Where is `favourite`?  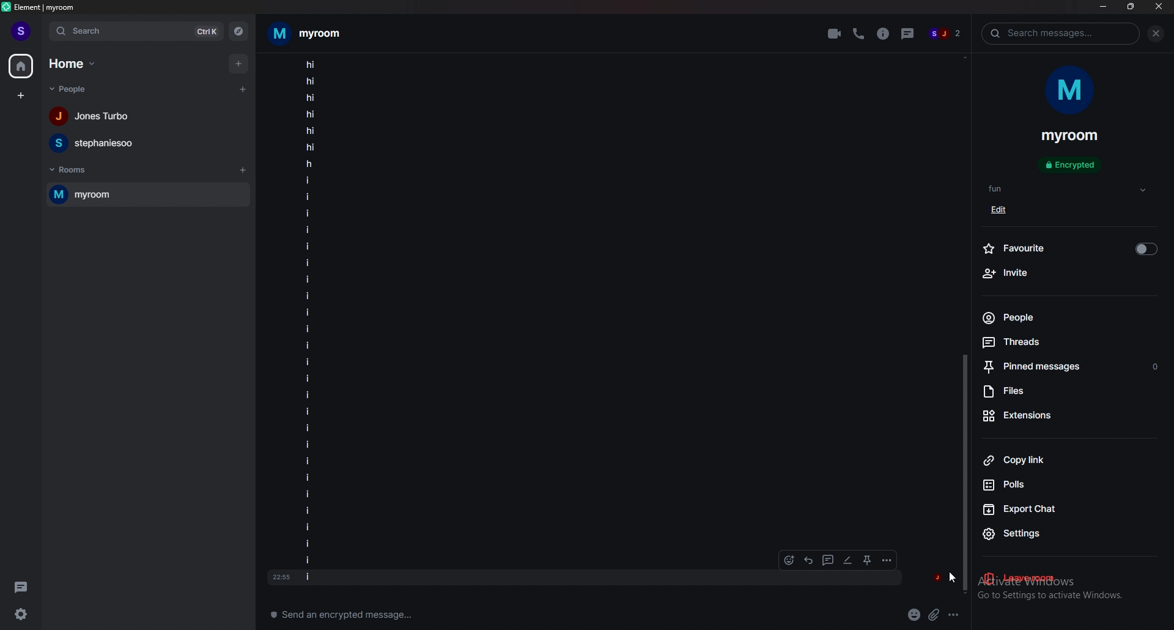
favourite is located at coordinates (1072, 248).